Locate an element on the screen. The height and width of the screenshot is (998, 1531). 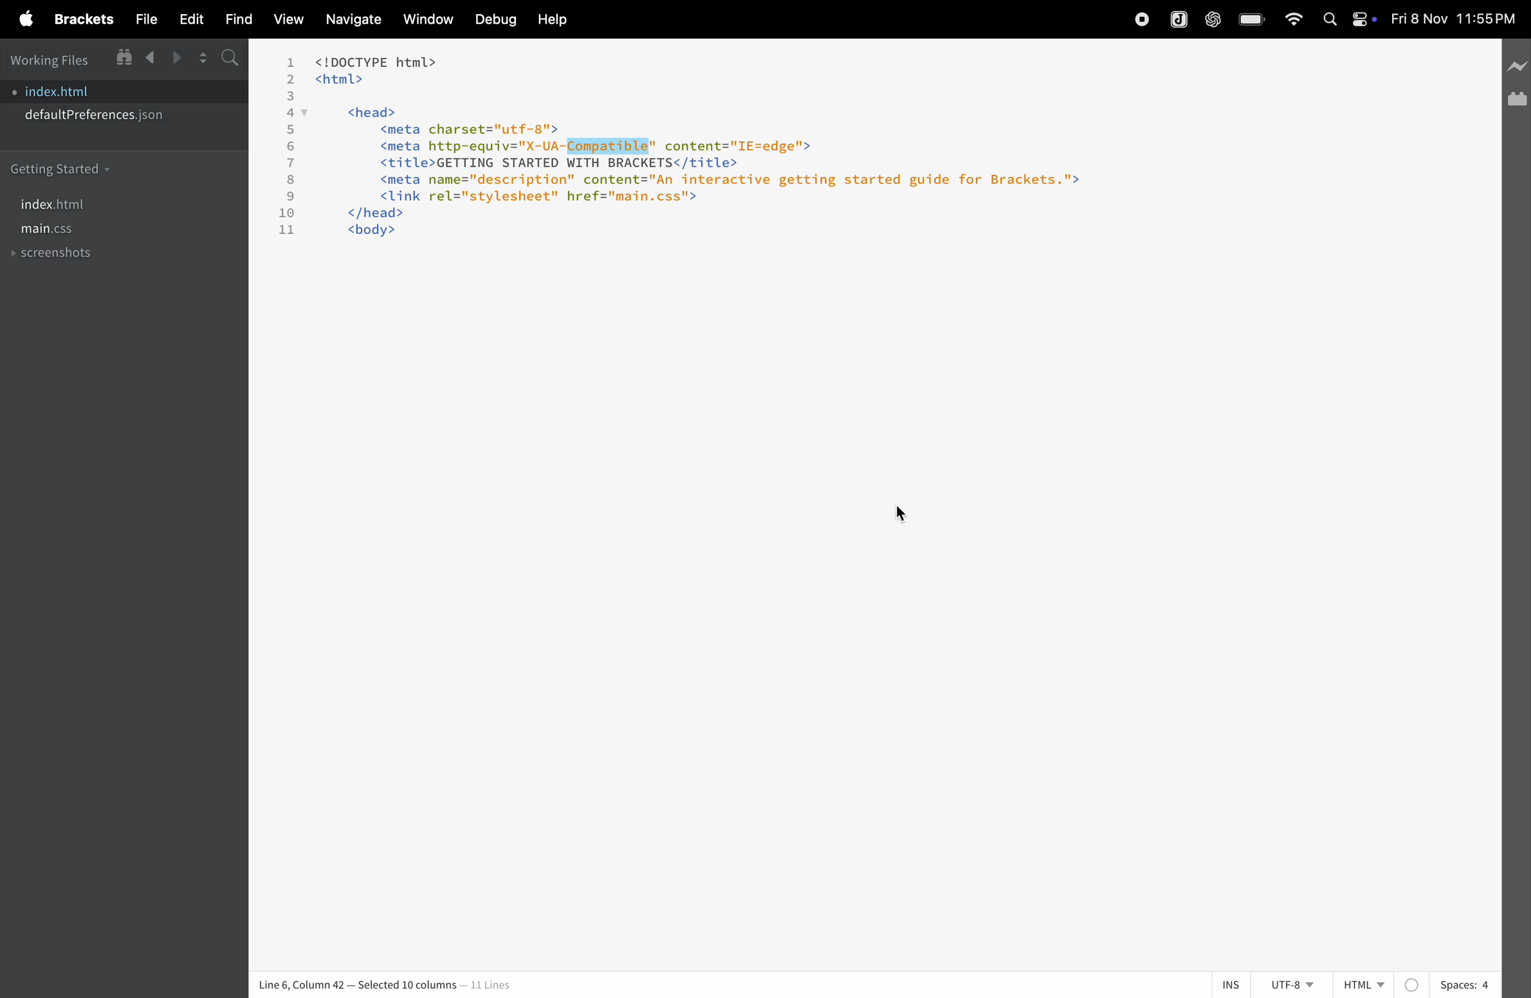
line 6, column 42 - Selected 10 columns - 11 lines is located at coordinates (390, 982).